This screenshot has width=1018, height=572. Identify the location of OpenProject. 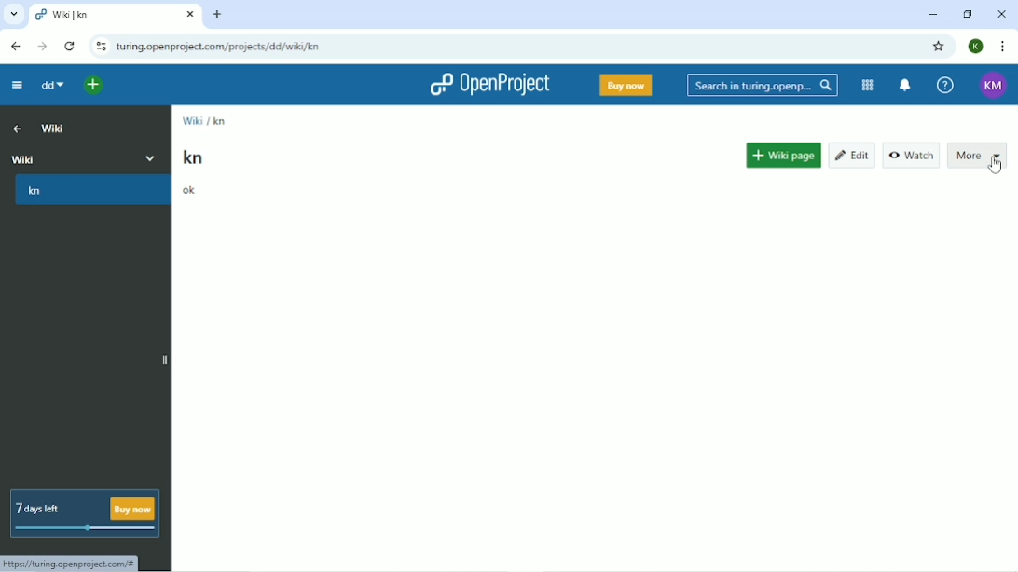
(486, 84).